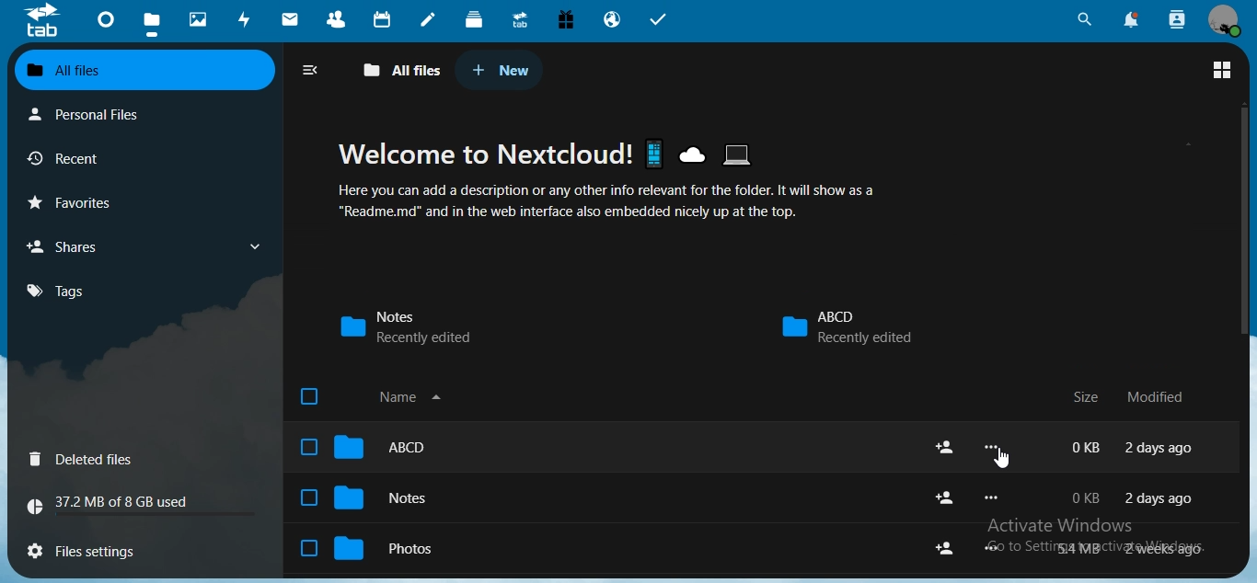 The height and width of the screenshot is (583, 1257). What do you see at coordinates (944, 547) in the screenshot?
I see `share` at bounding box center [944, 547].